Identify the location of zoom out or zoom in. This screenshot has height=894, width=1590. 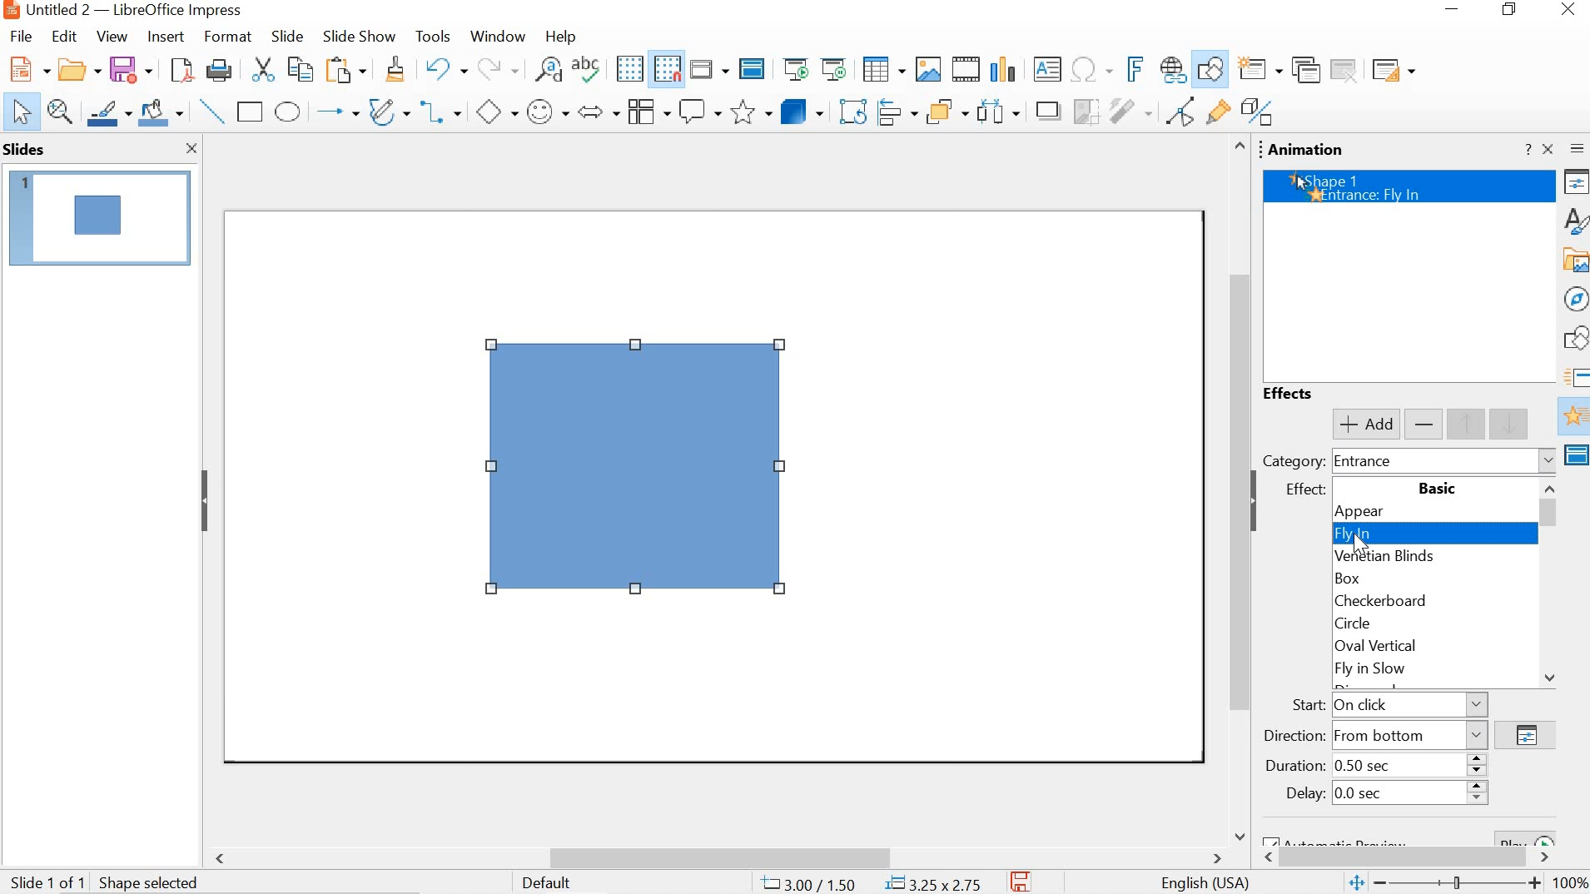
(1446, 883).